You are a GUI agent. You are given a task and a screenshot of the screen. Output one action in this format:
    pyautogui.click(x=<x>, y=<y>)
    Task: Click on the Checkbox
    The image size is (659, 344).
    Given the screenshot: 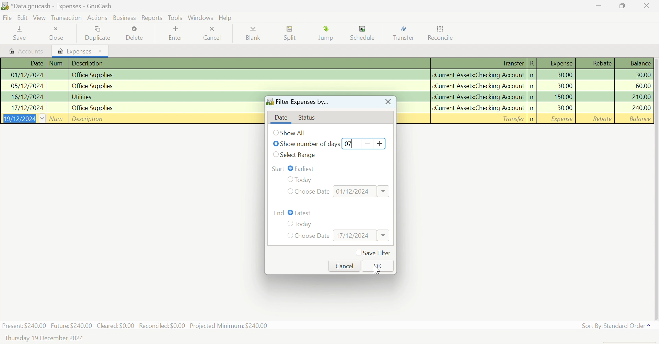 What is the action you would take?
    pyautogui.click(x=289, y=235)
    